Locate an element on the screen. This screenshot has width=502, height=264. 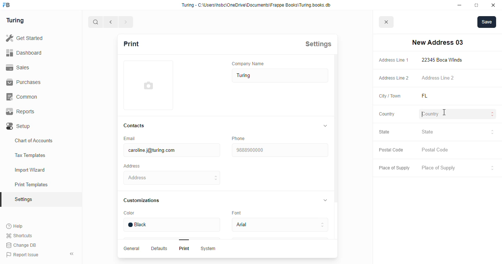
postal code is located at coordinates (391, 150).